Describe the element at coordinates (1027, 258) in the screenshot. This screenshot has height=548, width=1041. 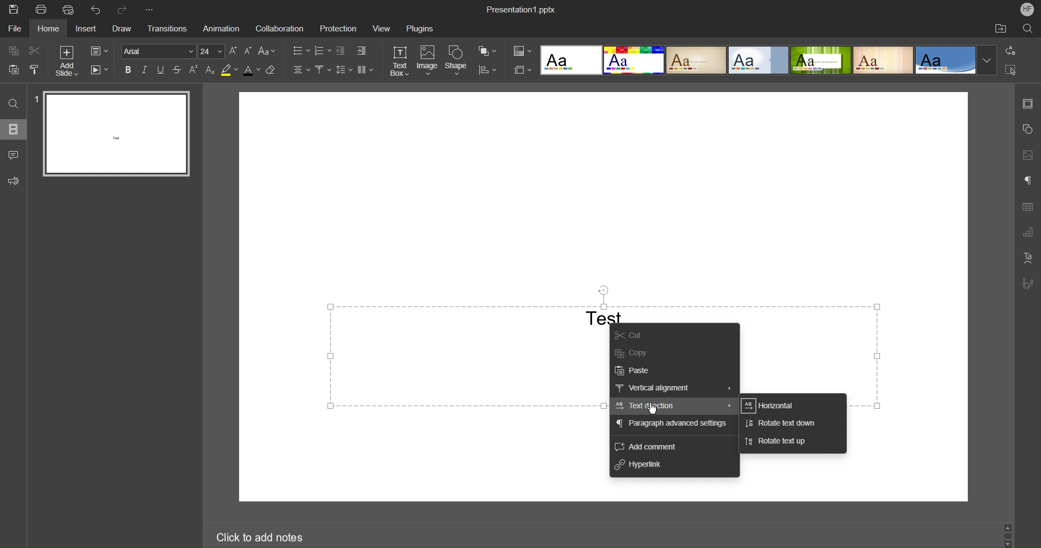
I see `Text Art` at that location.